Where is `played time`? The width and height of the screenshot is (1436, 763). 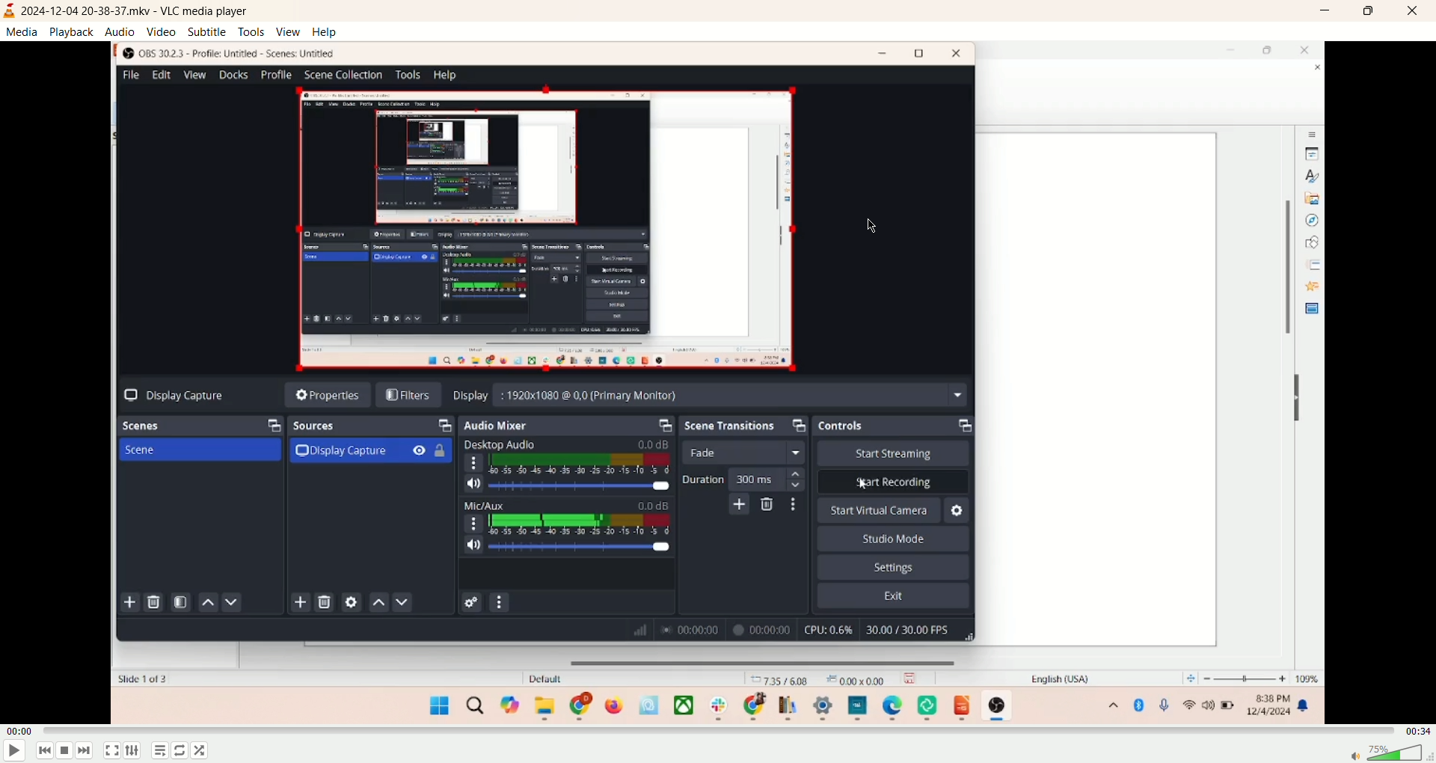 played time is located at coordinates (17, 729).